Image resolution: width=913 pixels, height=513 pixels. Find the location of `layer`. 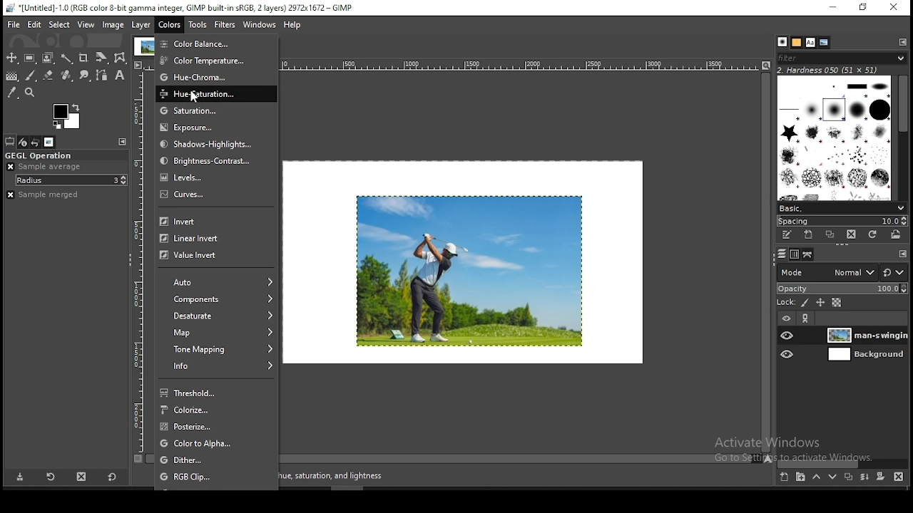

layer is located at coordinates (867, 356).